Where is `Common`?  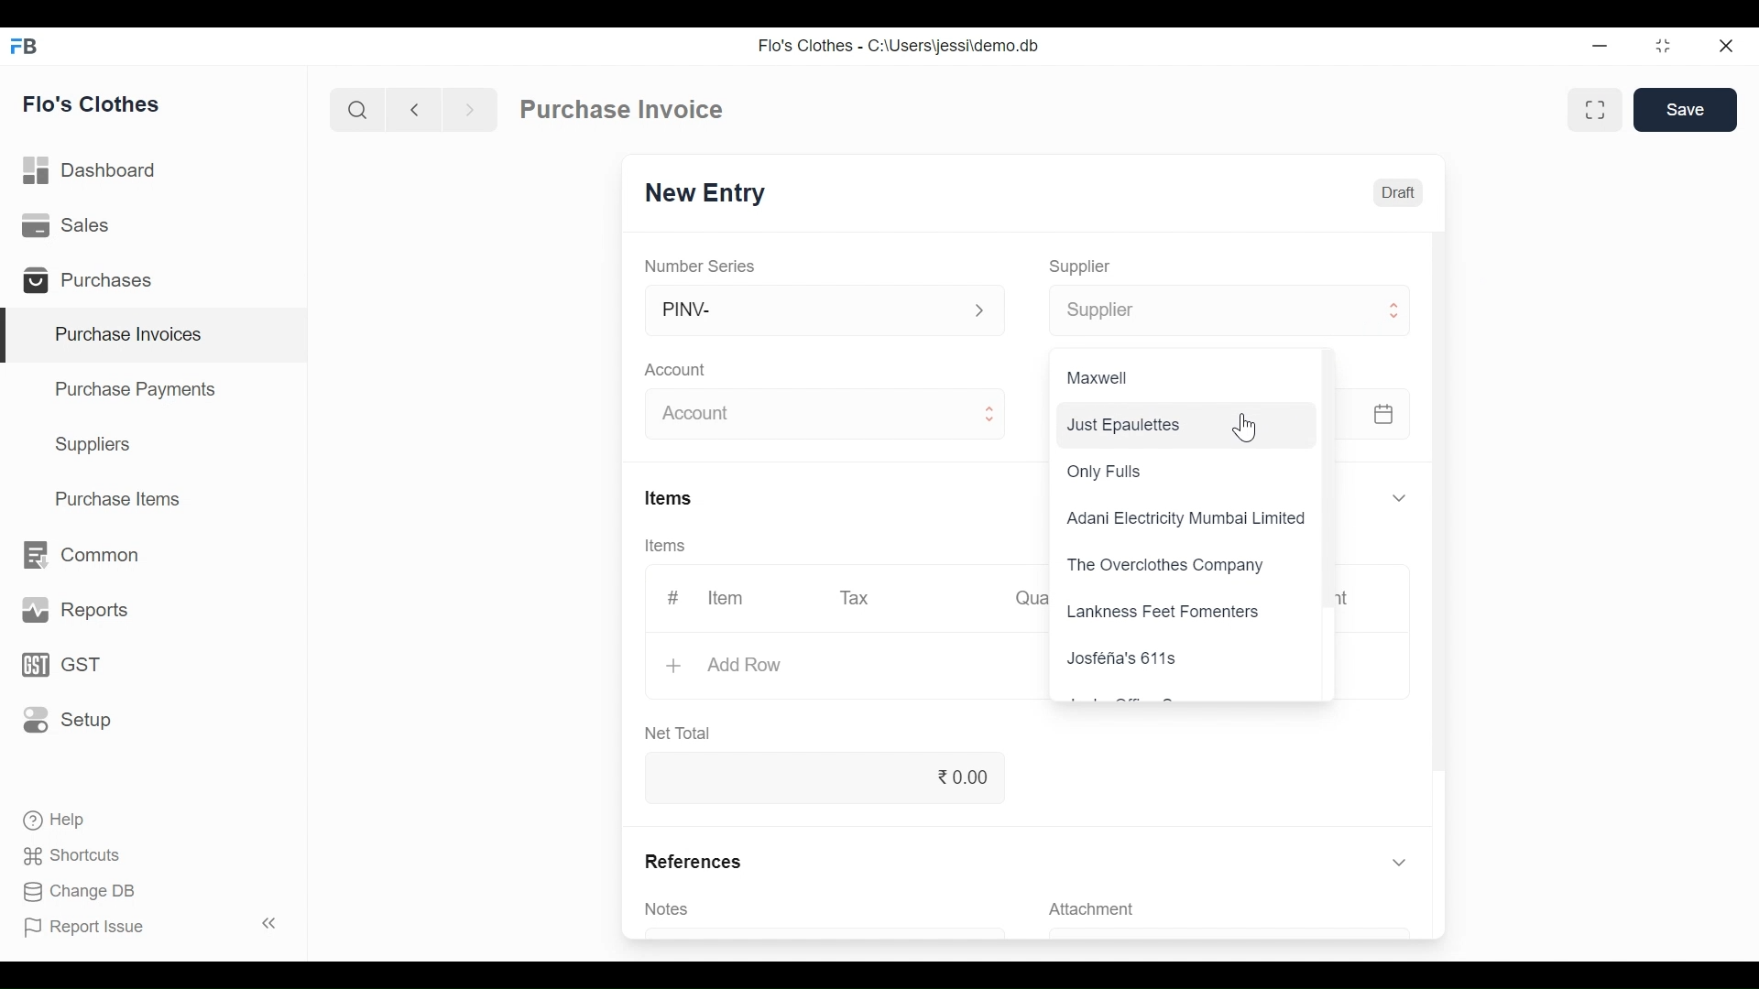 Common is located at coordinates (84, 554).